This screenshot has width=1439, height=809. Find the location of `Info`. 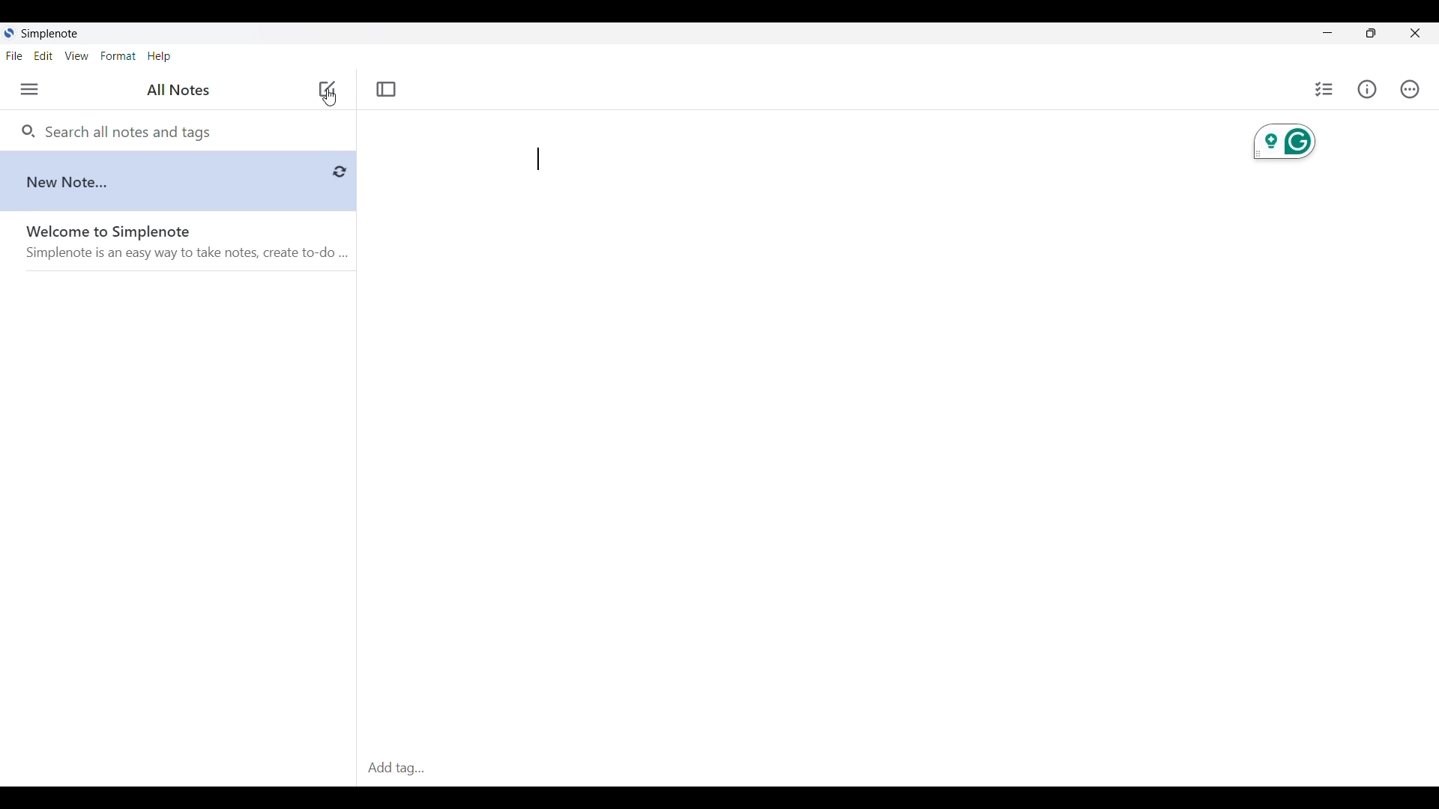

Info is located at coordinates (1367, 89).